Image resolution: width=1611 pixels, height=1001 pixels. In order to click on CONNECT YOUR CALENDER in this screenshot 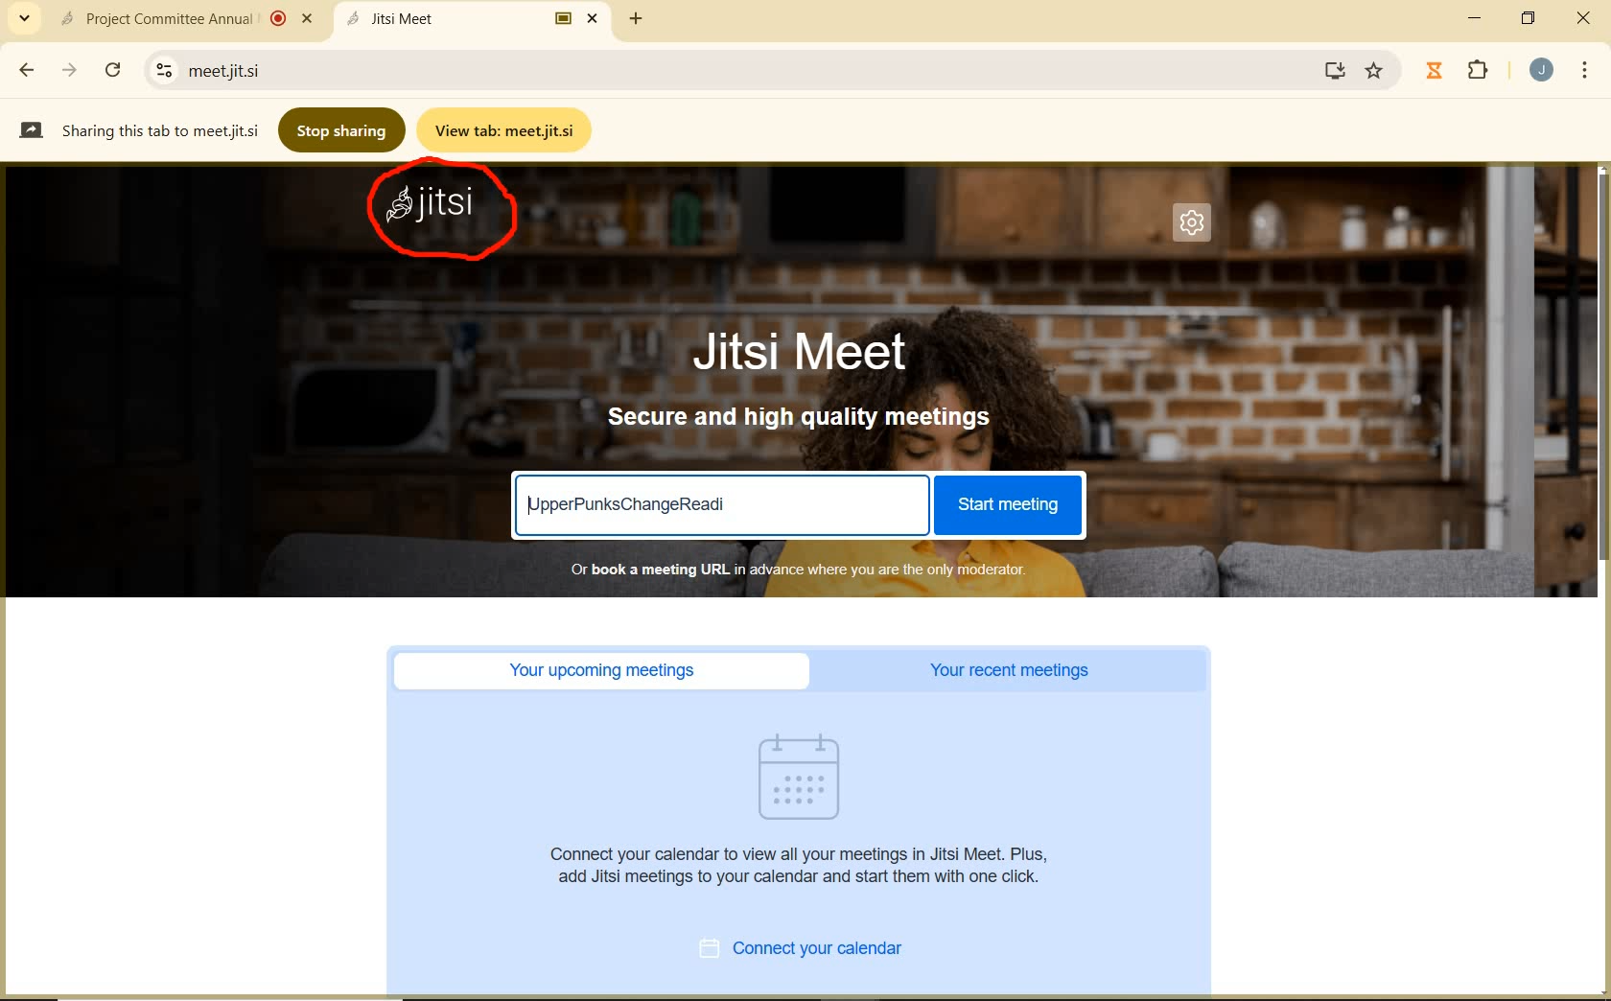, I will do `click(823, 951)`.